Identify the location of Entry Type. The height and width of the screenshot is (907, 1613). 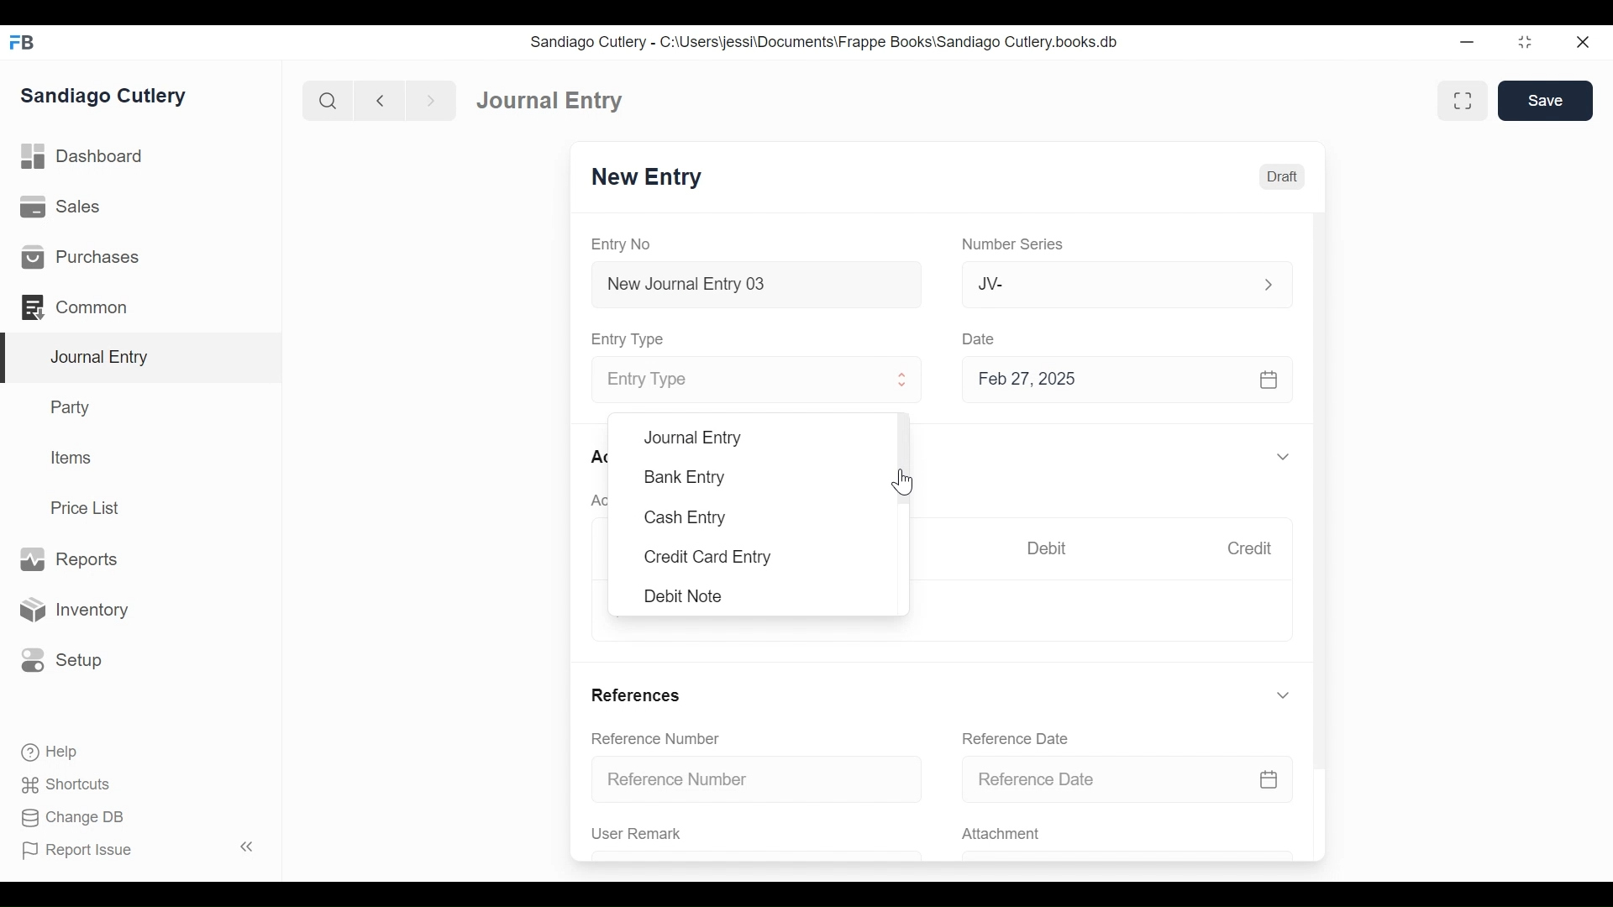
(631, 340).